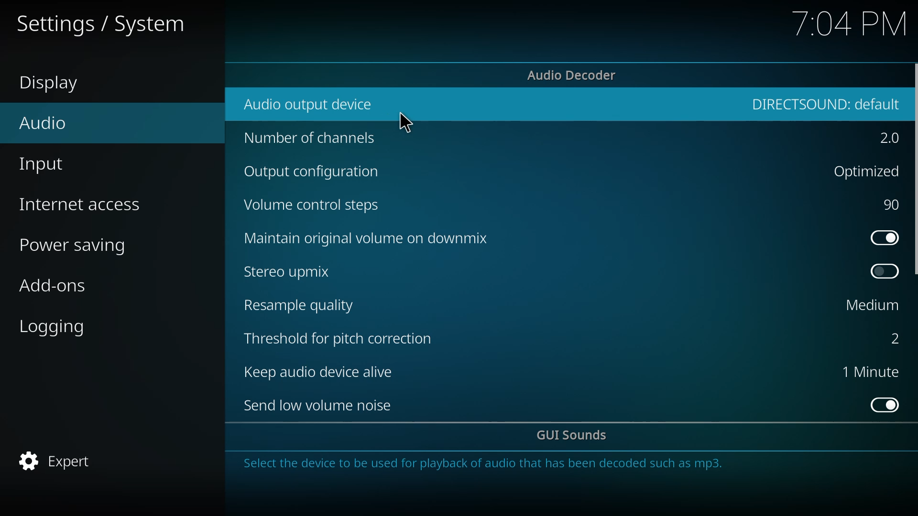  I want to click on input, so click(44, 166).